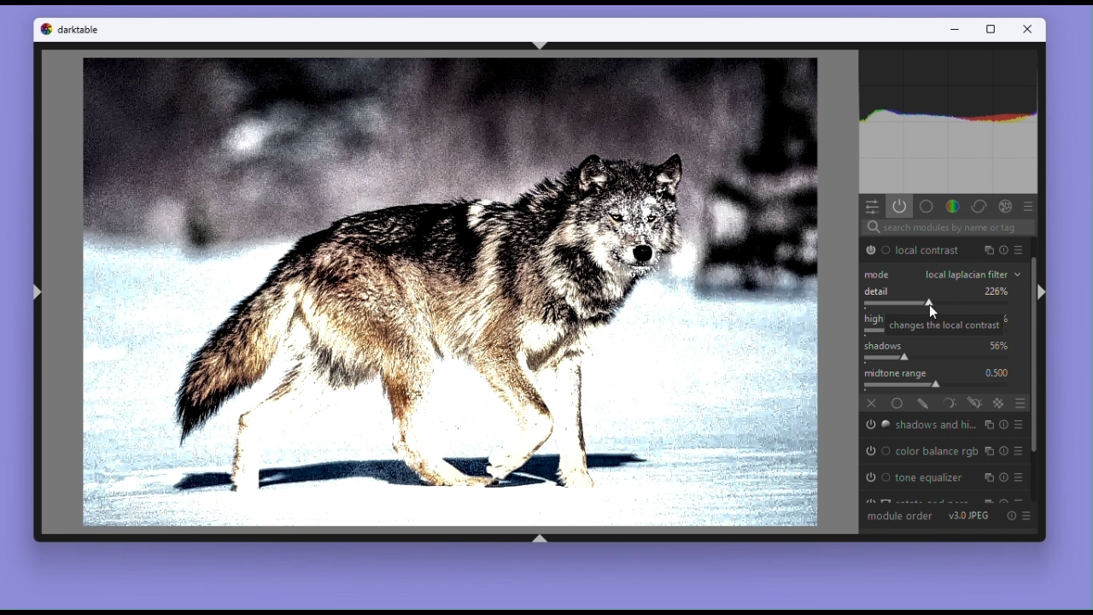  What do you see at coordinates (38, 291) in the screenshot?
I see `shift+ctrl+l` at bounding box center [38, 291].